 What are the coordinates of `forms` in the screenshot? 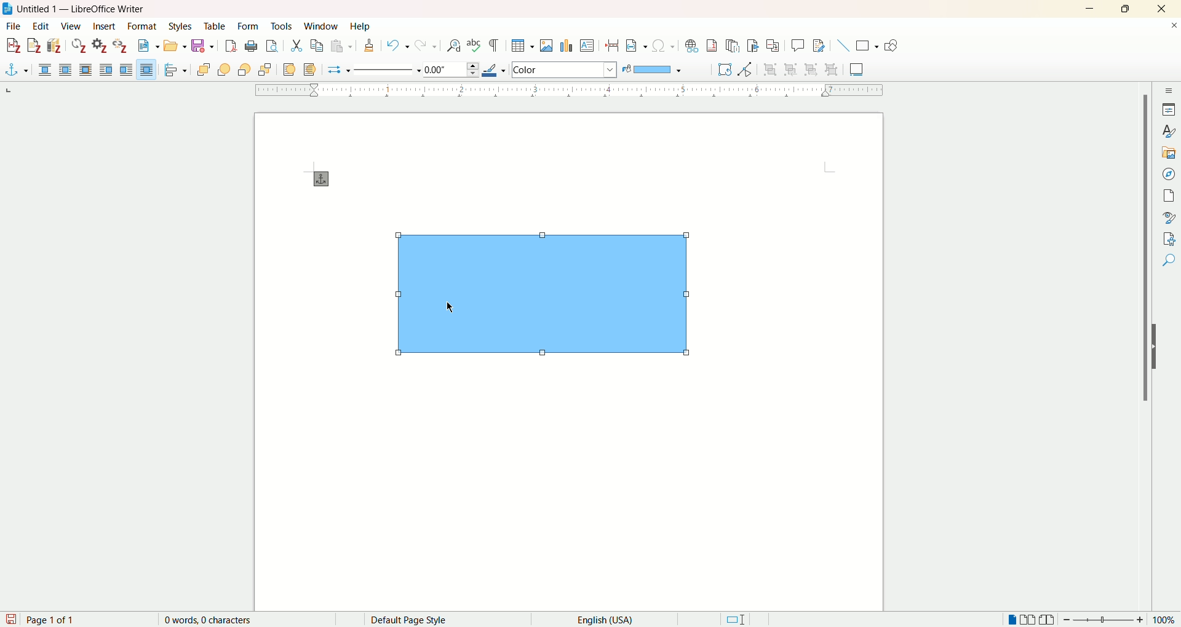 It's located at (250, 25).